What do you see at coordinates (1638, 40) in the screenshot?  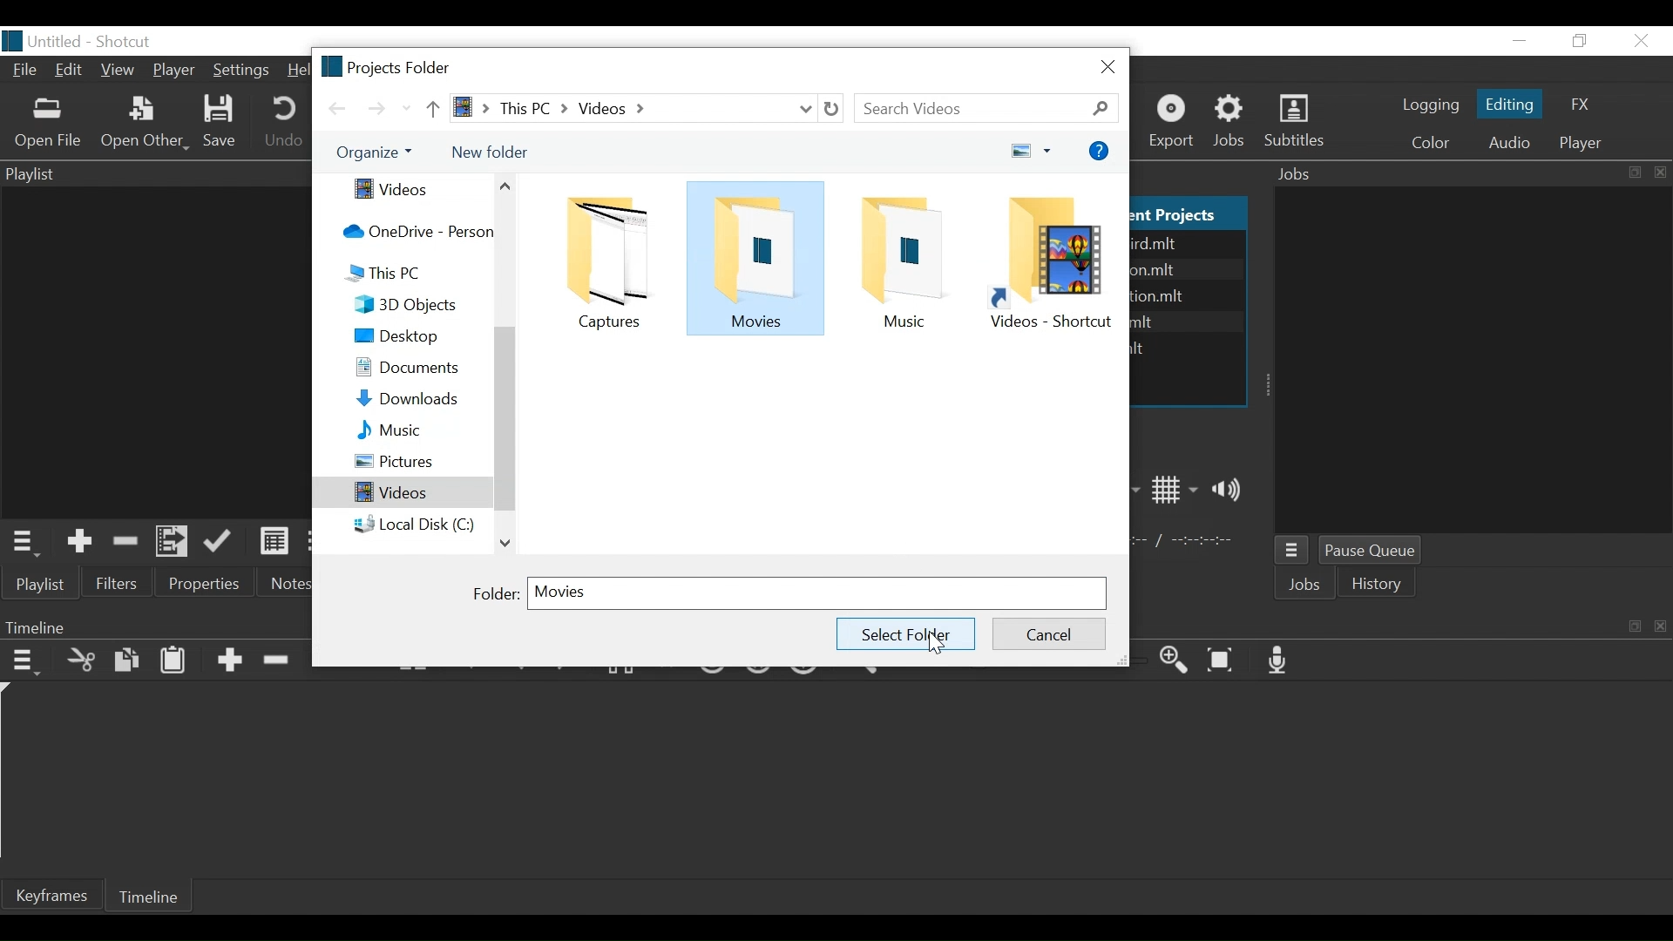 I see `Close` at bounding box center [1638, 40].